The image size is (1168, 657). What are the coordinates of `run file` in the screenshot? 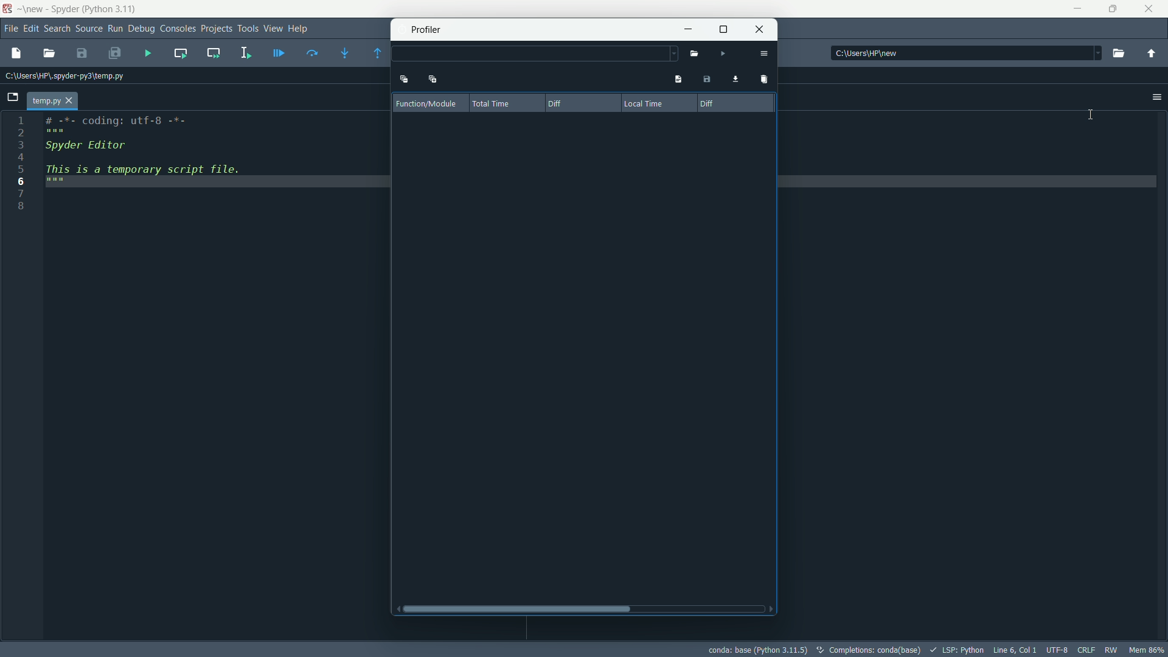 It's located at (725, 54).